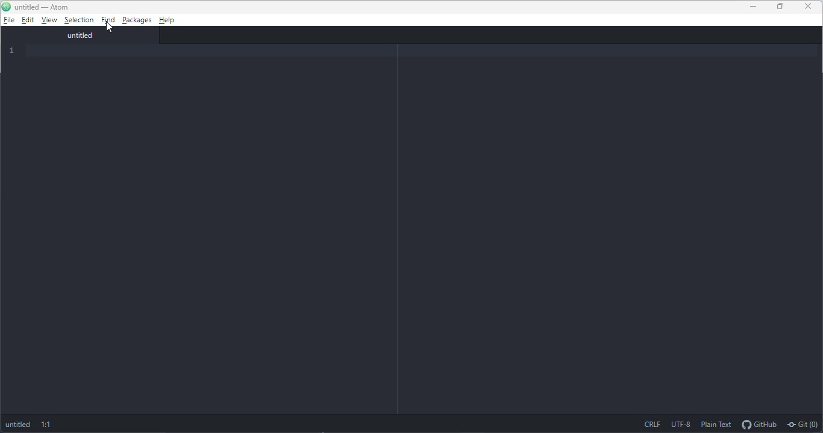 This screenshot has width=823, height=433. Describe the element at coordinates (168, 20) in the screenshot. I see `help` at that location.